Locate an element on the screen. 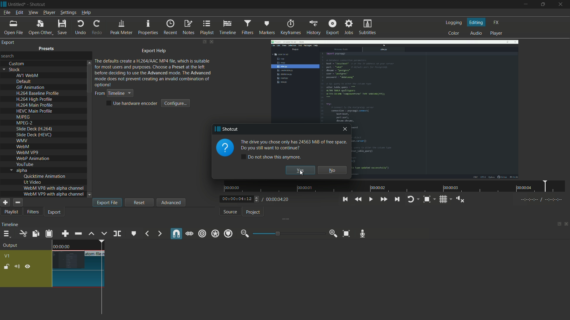  rewind/fast forward is located at coordinates (257, 199).